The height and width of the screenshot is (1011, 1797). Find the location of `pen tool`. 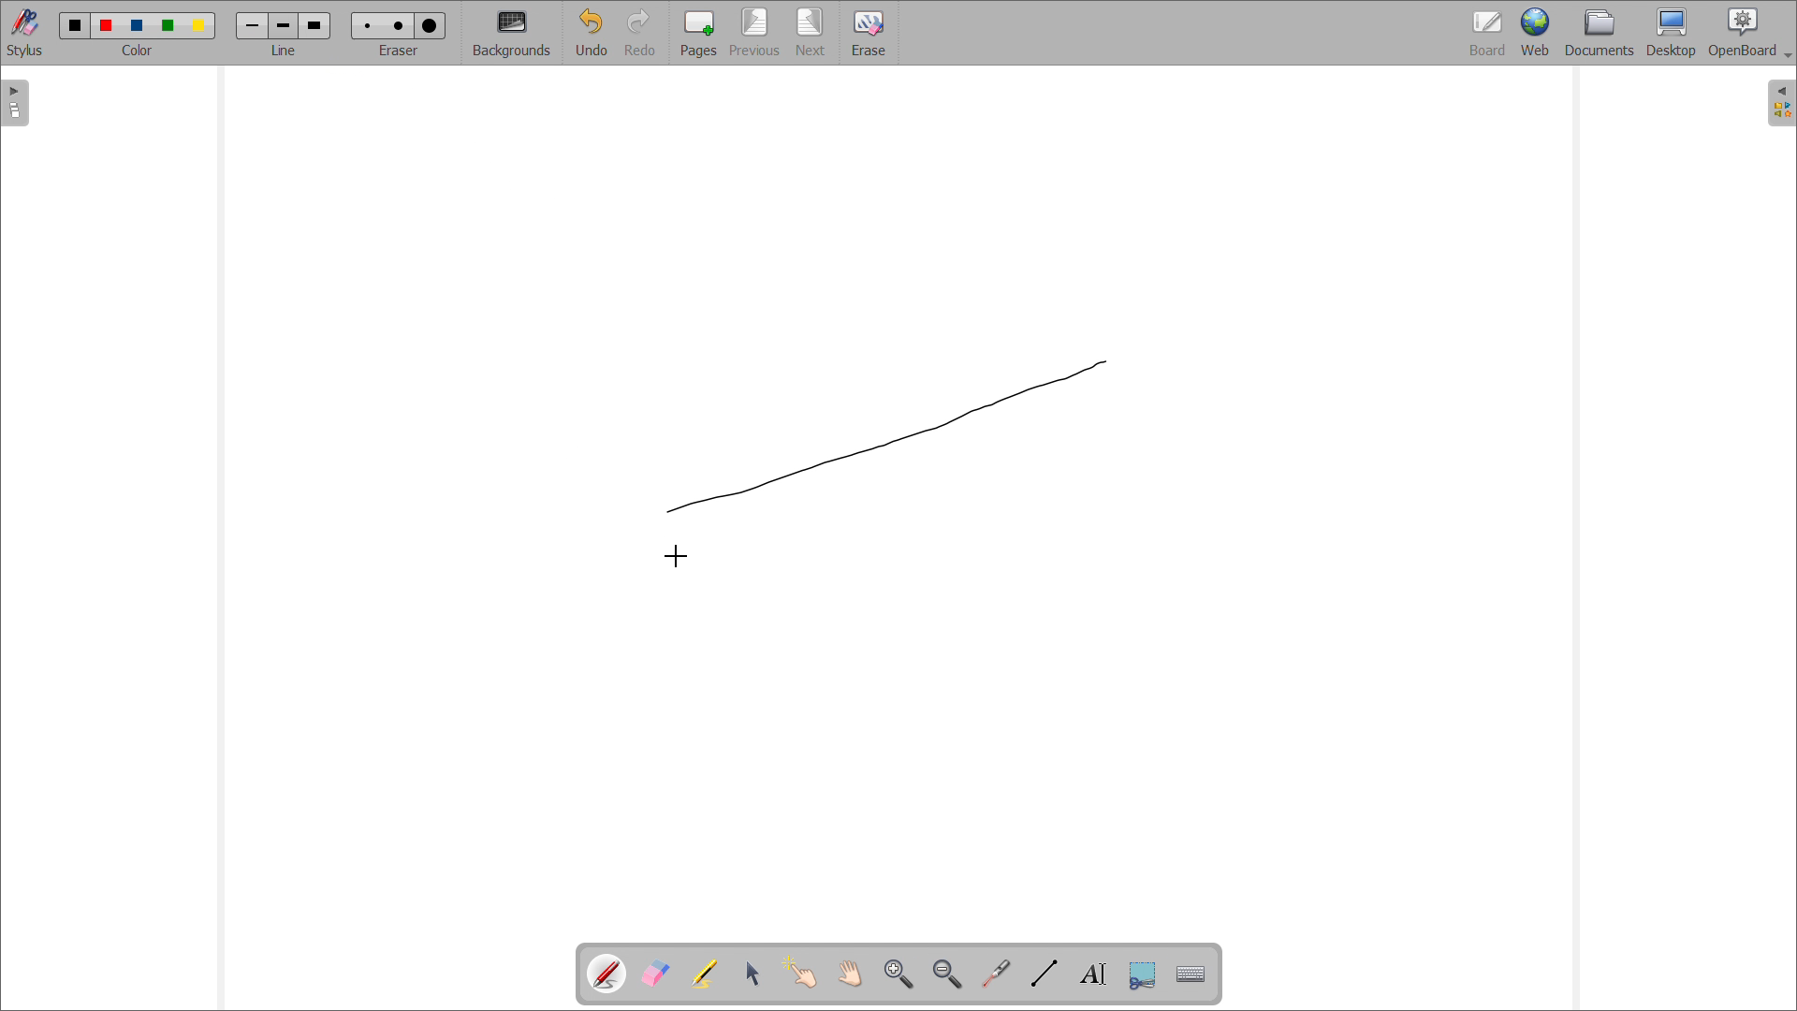

pen tool is located at coordinates (609, 974).